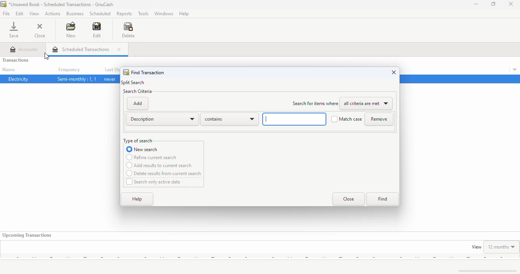 Image resolution: width=520 pixels, height=274 pixels. What do you see at coordinates (493, 4) in the screenshot?
I see `maximize` at bounding box center [493, 4].